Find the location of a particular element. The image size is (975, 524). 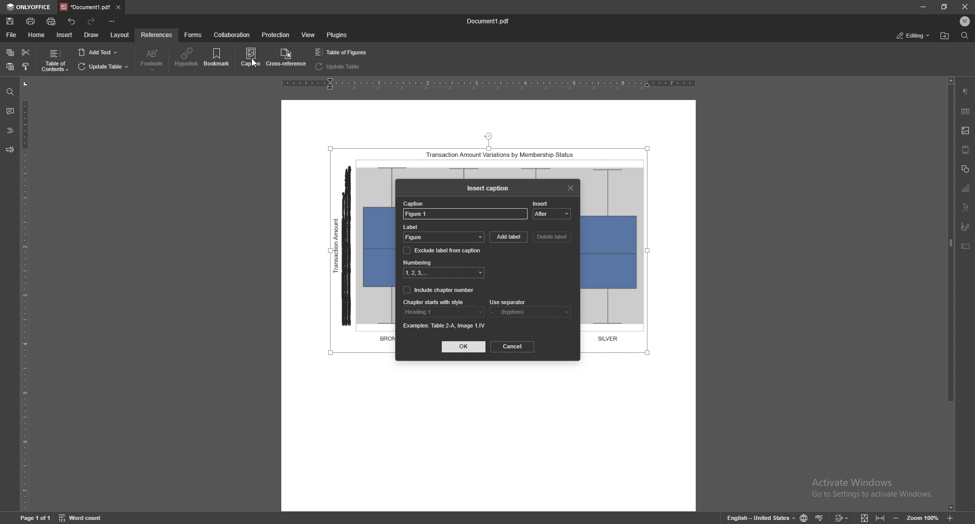

copy is located at coordinates (10, 53).